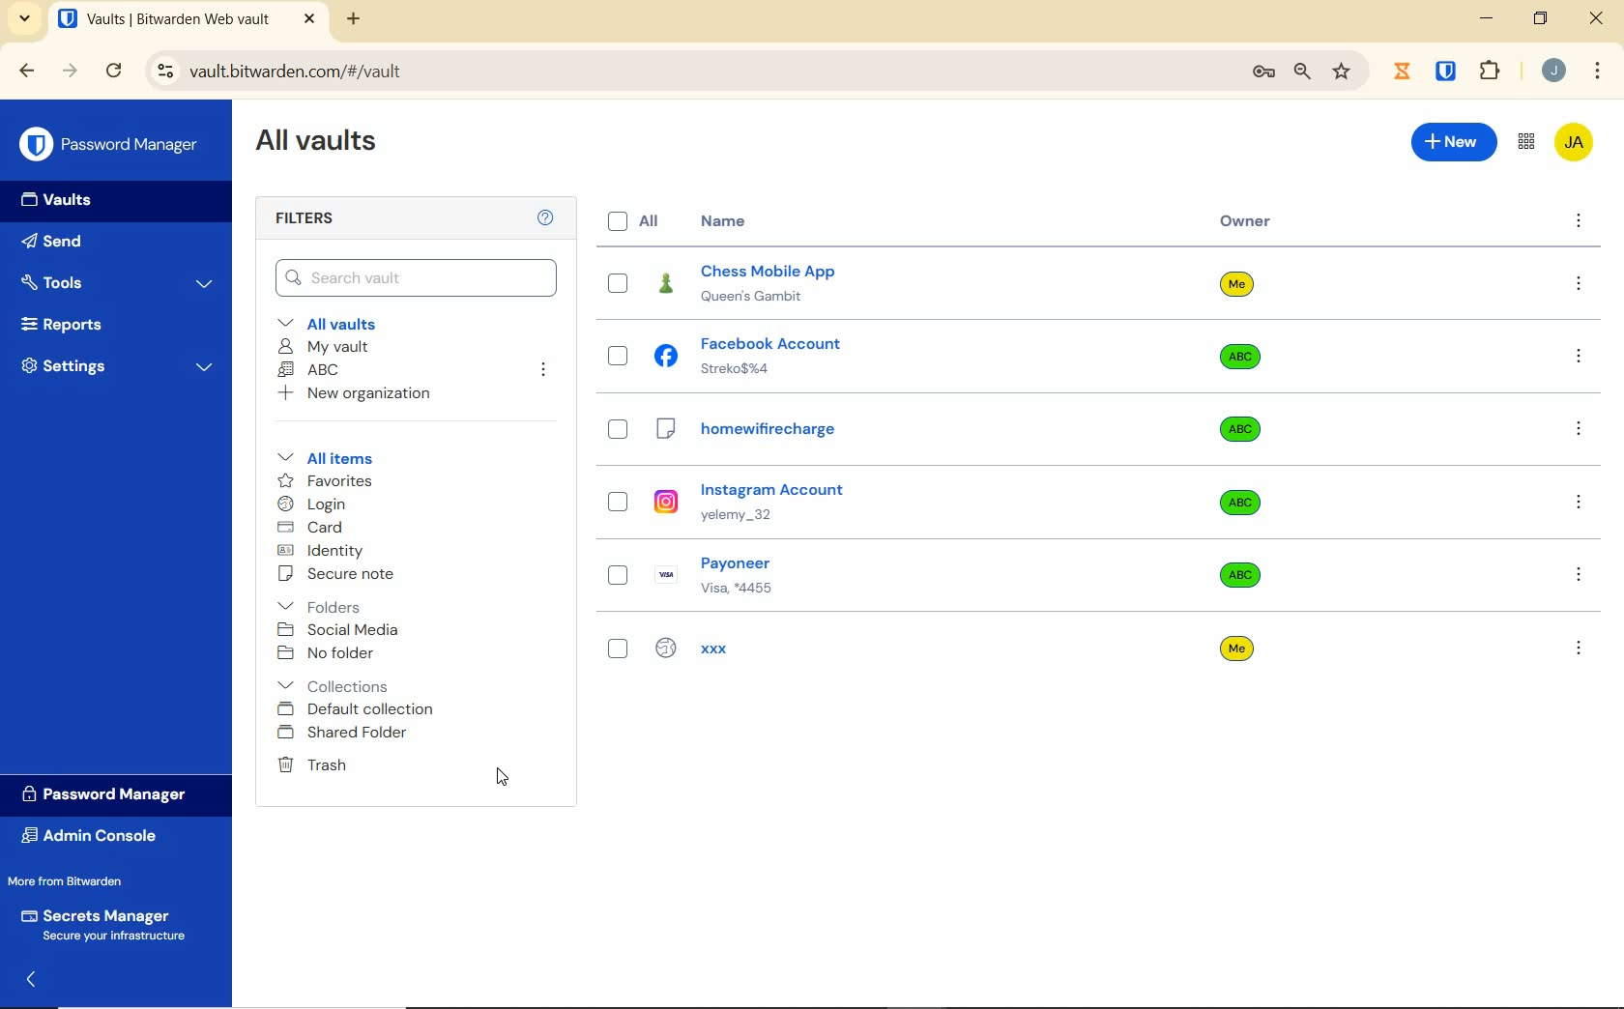 The image size is (1624, 1009). What do you see at coordinates (1232, 470) in the screenshot?
I see `Owner Name` at bounding box center [1232, 470].